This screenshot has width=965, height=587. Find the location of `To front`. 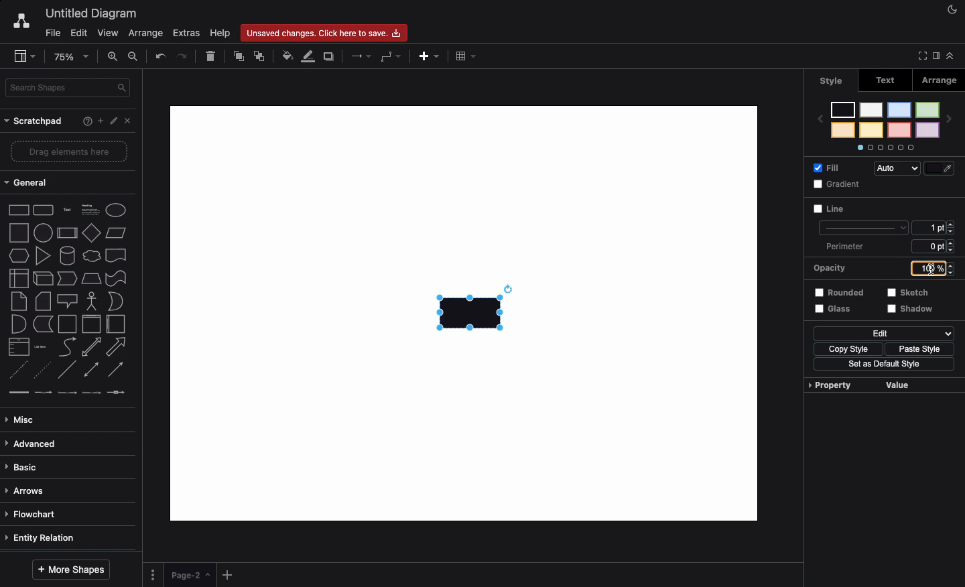

To front is located at coordinates (239, 56).